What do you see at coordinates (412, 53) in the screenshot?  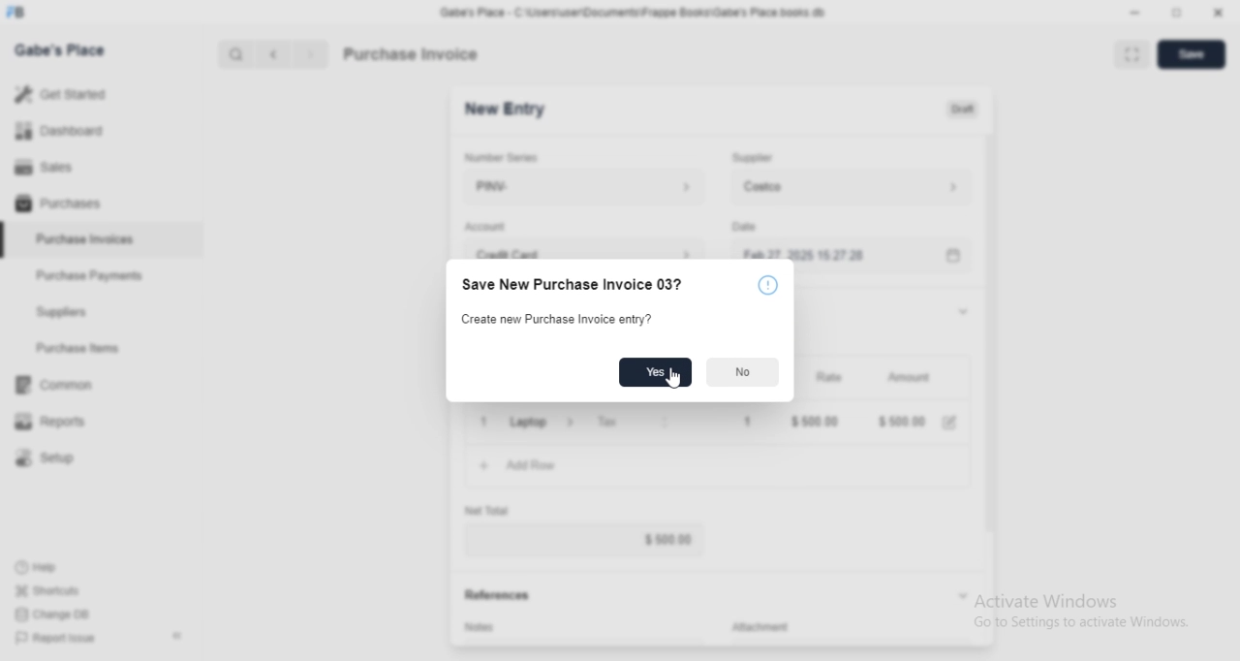 I see `Purchase Invoice` at bounding box center [412, 53].